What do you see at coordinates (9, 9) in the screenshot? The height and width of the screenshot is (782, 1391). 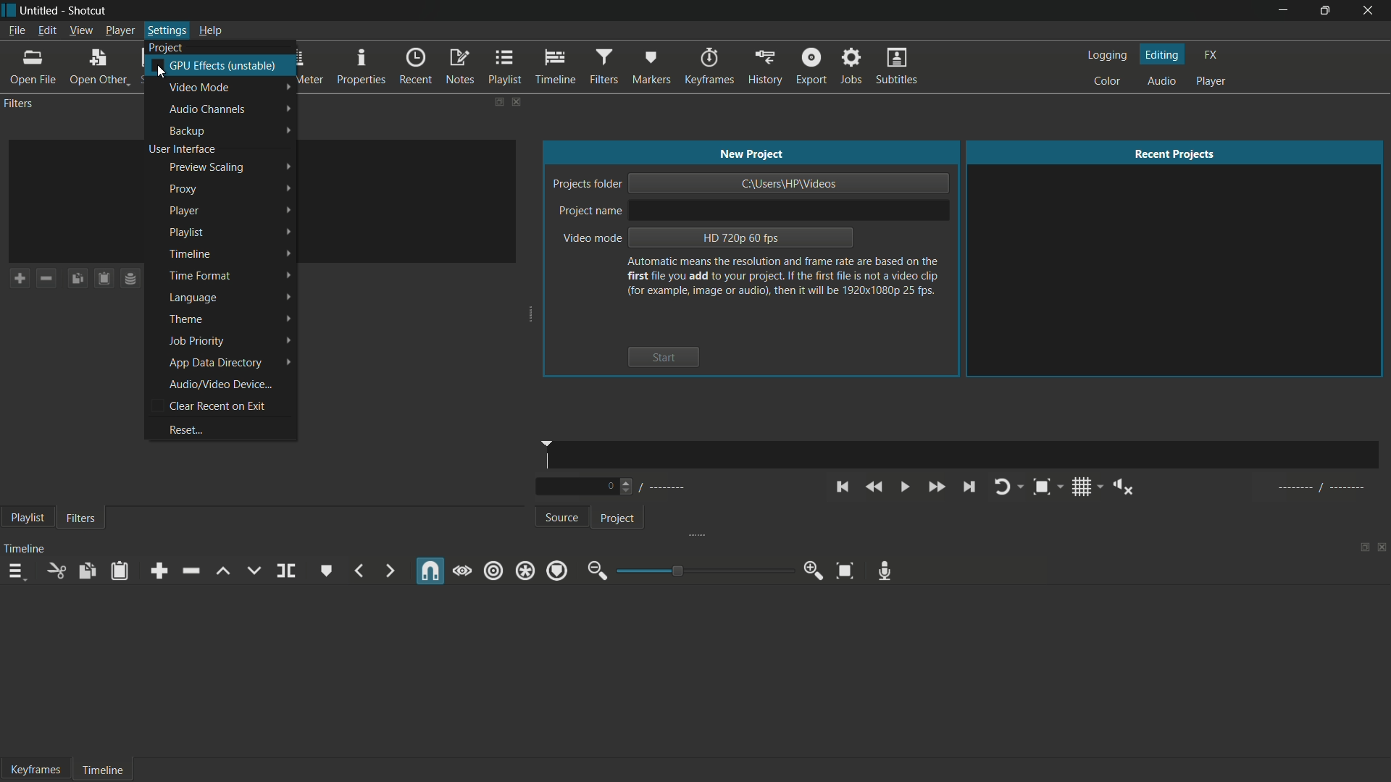 I see `app icon` at bounding box center [9, 9].